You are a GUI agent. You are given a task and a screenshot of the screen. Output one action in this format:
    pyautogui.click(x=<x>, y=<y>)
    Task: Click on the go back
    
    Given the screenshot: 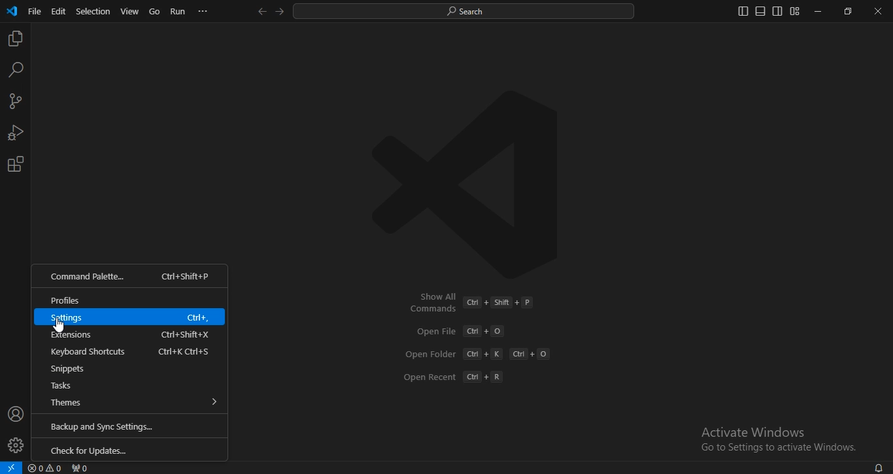 What is the action you would take?
    pyautogui.click(x=261, y=12)
    